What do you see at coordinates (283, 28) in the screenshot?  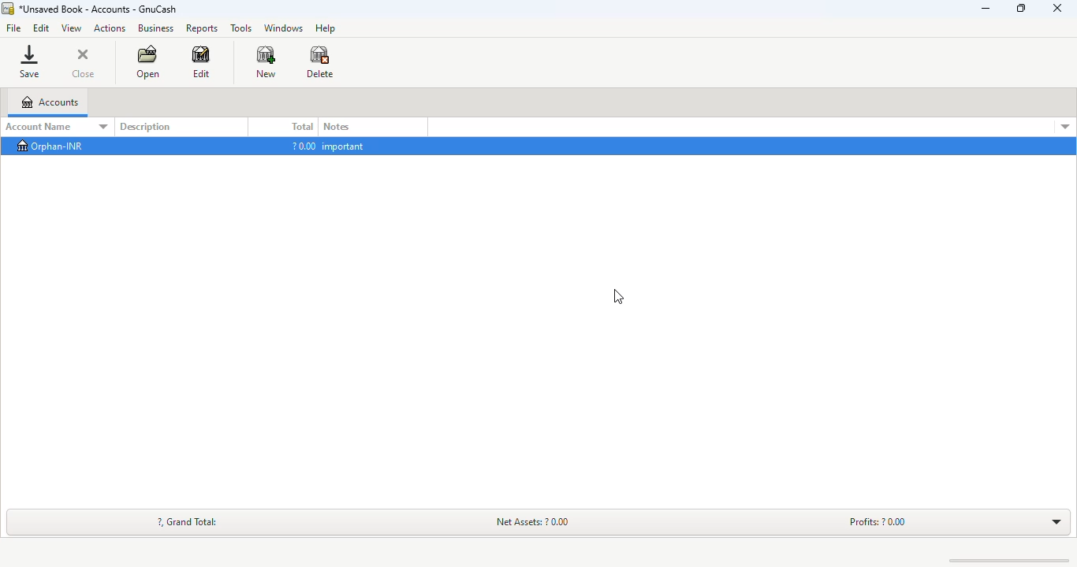 I see `windows` at bounding box center [283, 28].